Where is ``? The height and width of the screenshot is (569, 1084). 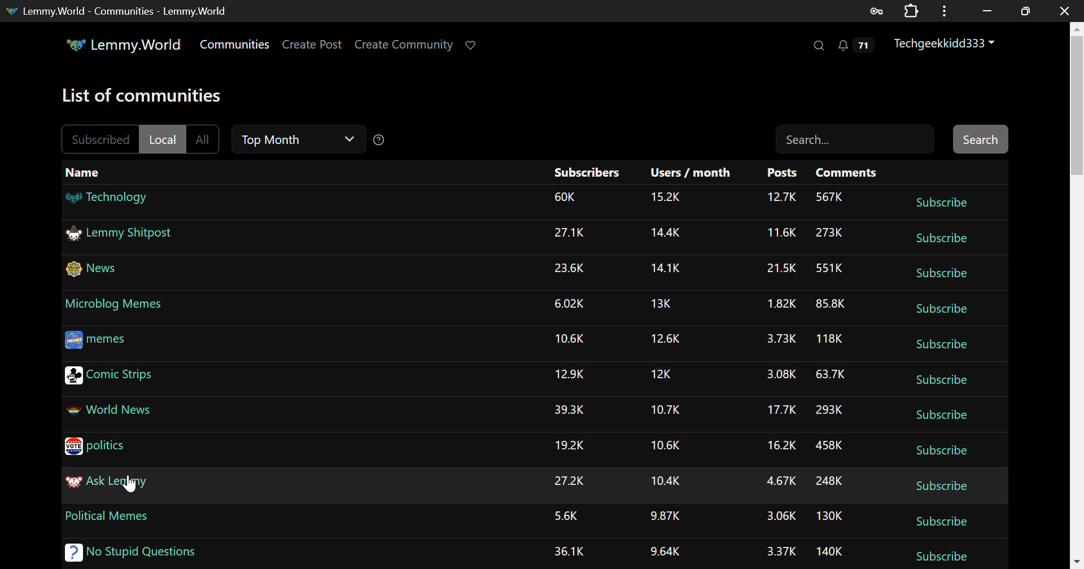
 is located at coordinates (829, 234).